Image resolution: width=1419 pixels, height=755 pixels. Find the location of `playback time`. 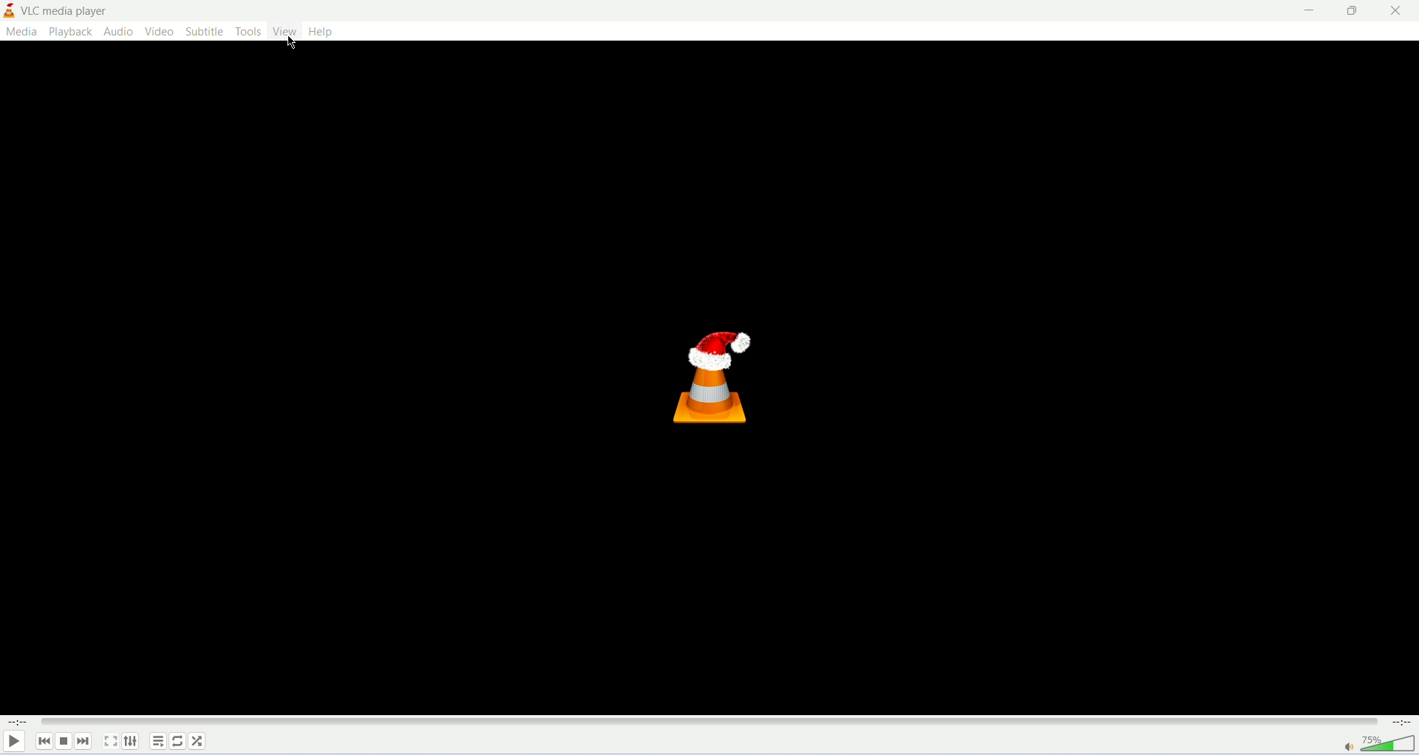

playback time is located at coordinates (17, 722).